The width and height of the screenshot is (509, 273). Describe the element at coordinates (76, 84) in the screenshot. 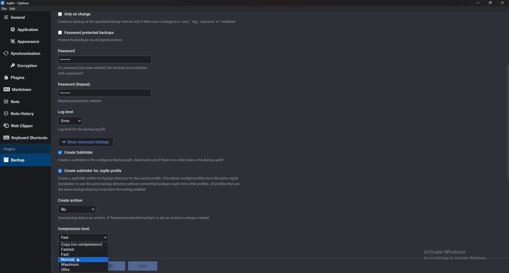

I see `Password` at that location.